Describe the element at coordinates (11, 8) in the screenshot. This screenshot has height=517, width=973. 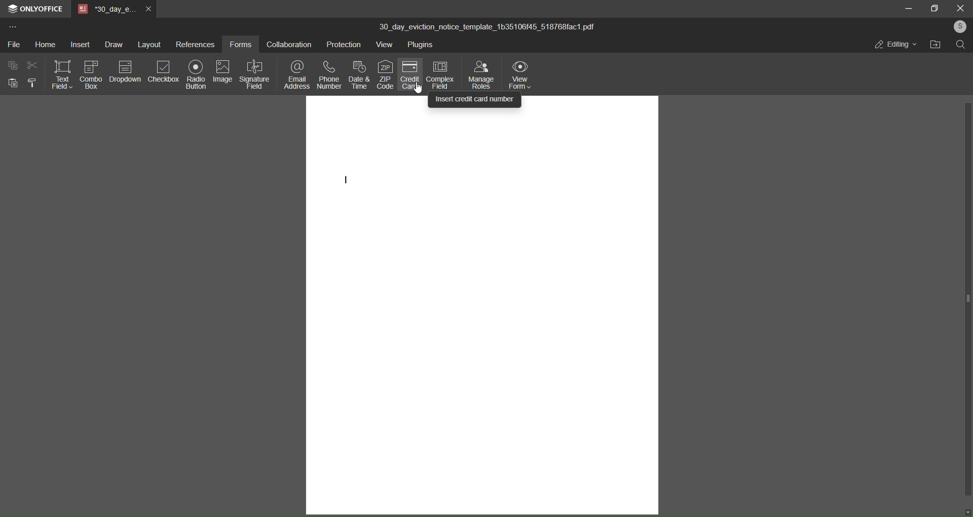
I see `logo` at that location.